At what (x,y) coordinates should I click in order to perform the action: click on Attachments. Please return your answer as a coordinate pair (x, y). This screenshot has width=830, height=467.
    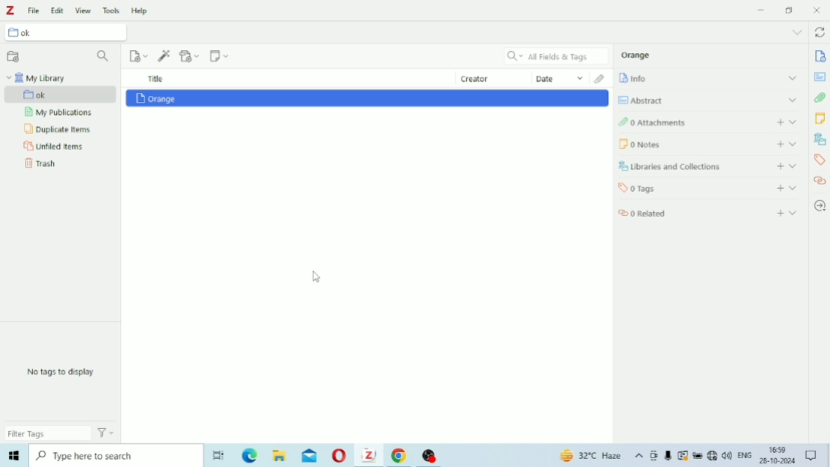
    Looking at the image, I should click on (706, 121).